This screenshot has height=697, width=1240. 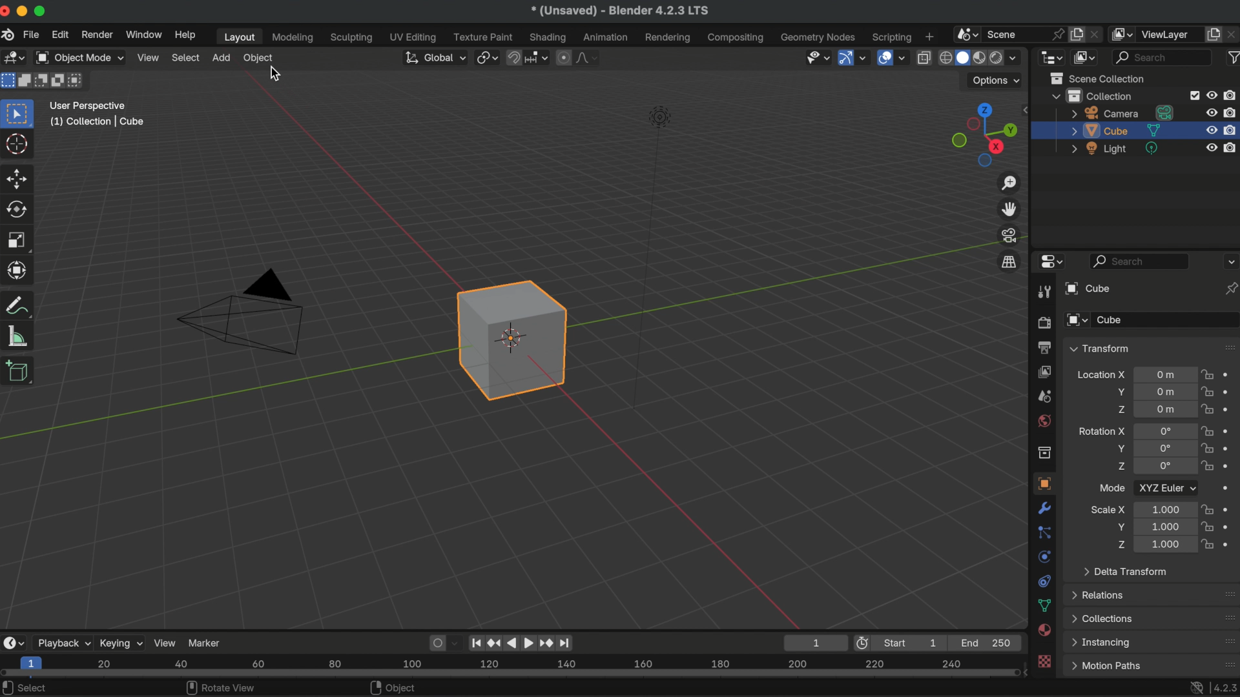 I want to click on edit, so click(x=61, y=36).